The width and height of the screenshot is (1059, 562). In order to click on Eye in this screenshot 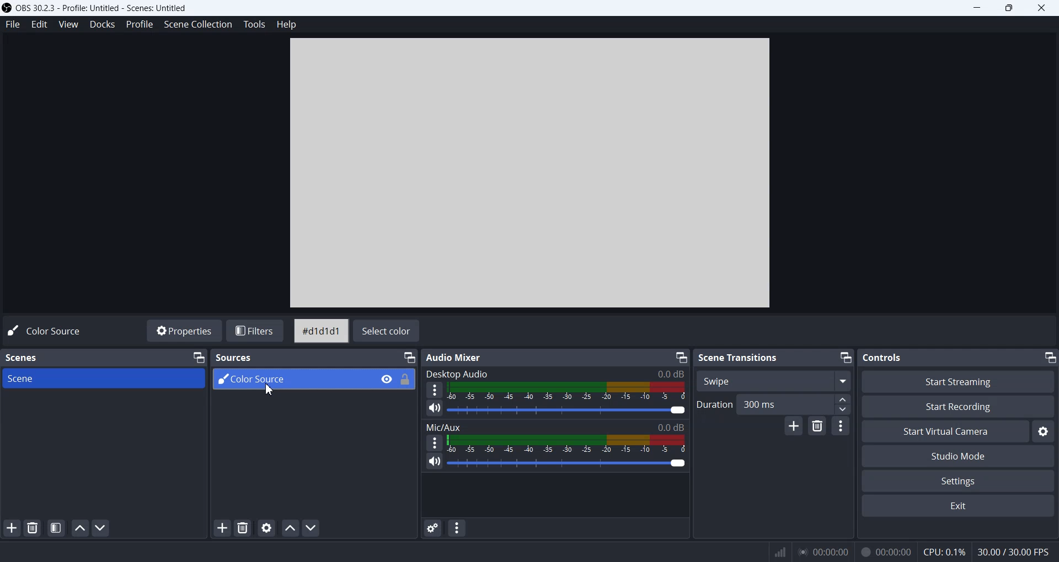, I will do `click(387, 379)`.